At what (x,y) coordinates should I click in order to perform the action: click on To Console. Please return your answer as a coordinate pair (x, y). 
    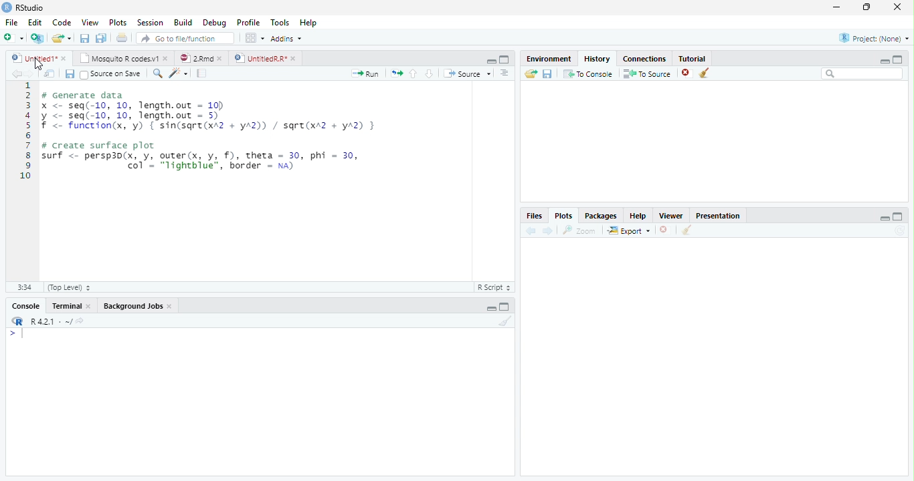
    Looking at the image, I should click on (588, 73).